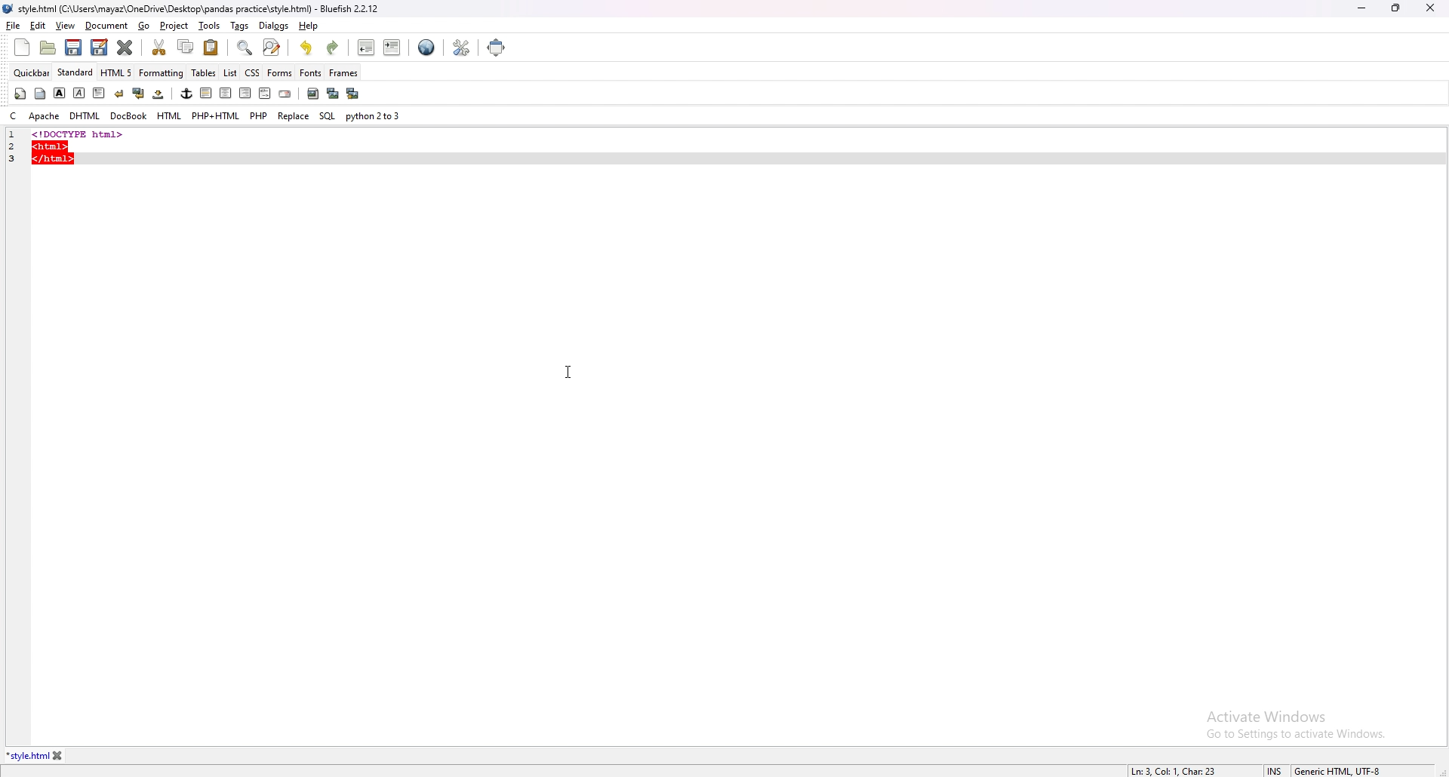  I want to click on line number, so click(17, 158).